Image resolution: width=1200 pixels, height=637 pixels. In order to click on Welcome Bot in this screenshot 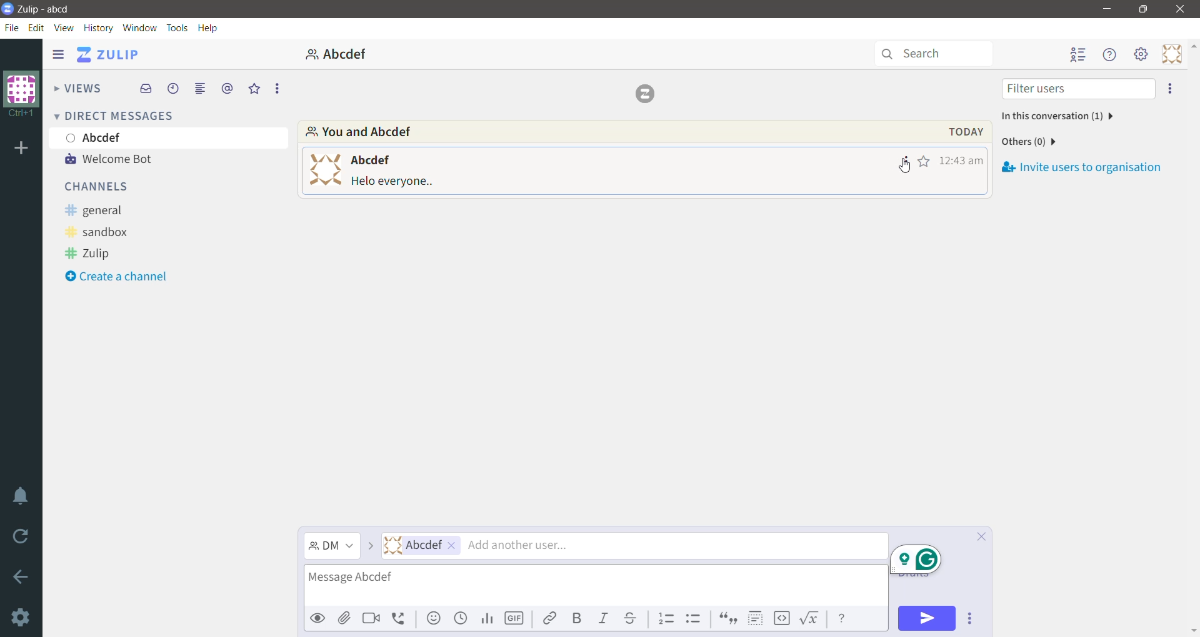, I will do `click(118, 159)`.